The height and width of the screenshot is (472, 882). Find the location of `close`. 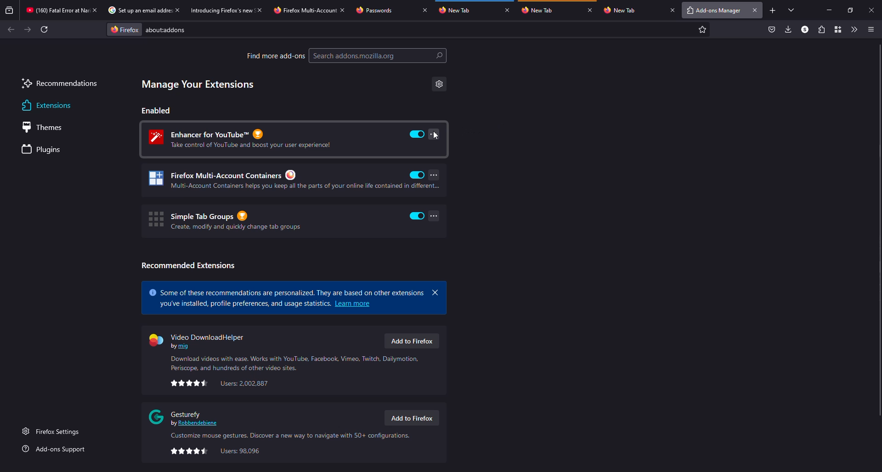

close is located at coordinates (177, 10).